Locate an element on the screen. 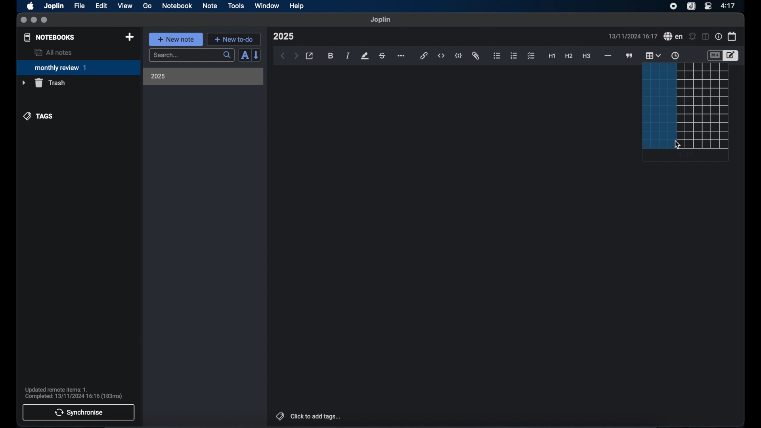 This screenshot has height=428, width=761. italic is located at coordinates (348, 55).